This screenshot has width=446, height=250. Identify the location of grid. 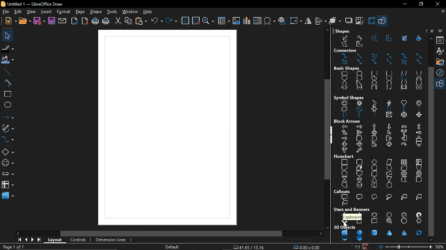
(186, 21).